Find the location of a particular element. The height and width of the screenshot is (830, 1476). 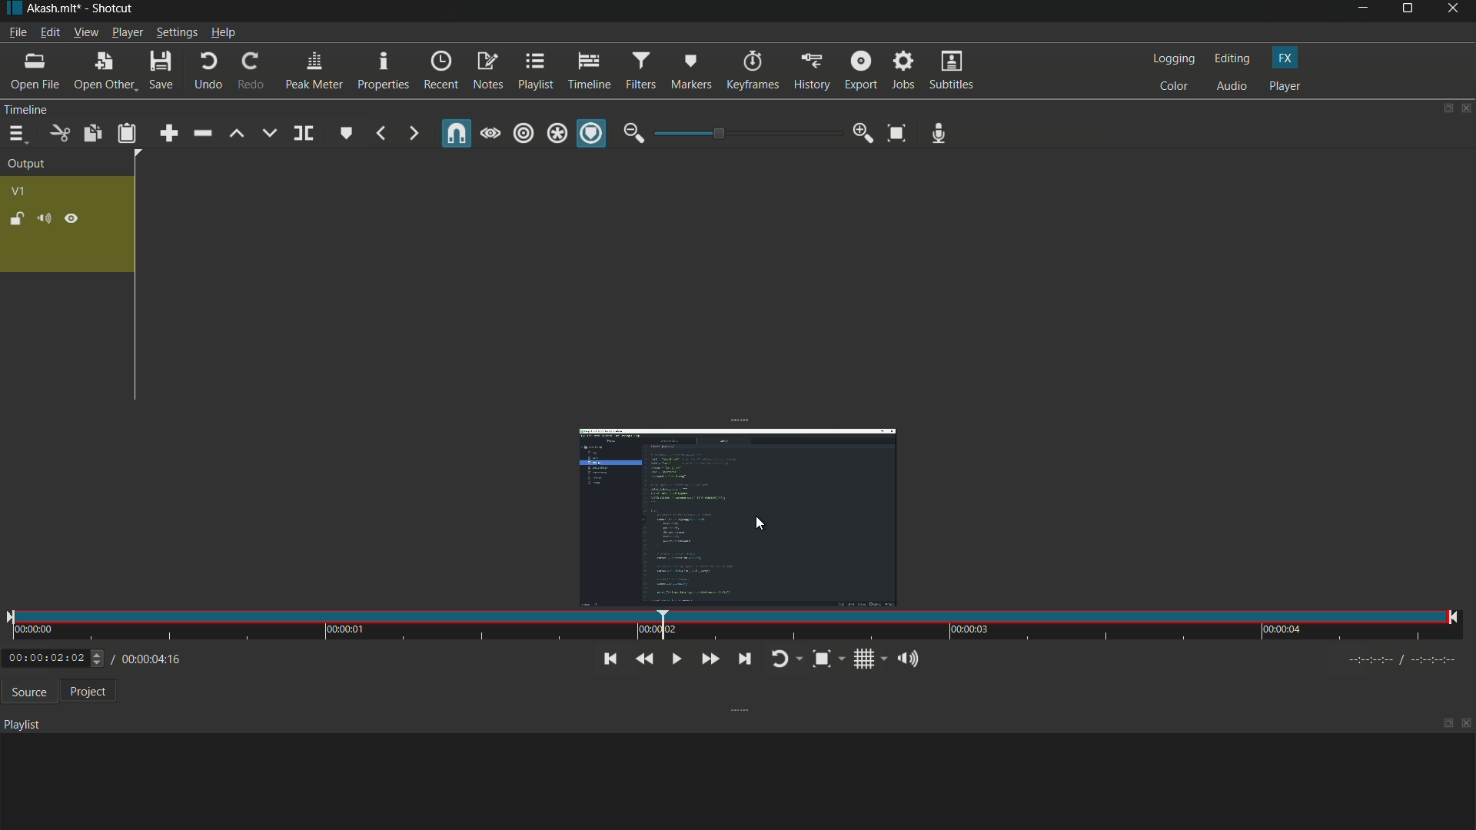

quickly play forward is located at coordinates (707, 659).